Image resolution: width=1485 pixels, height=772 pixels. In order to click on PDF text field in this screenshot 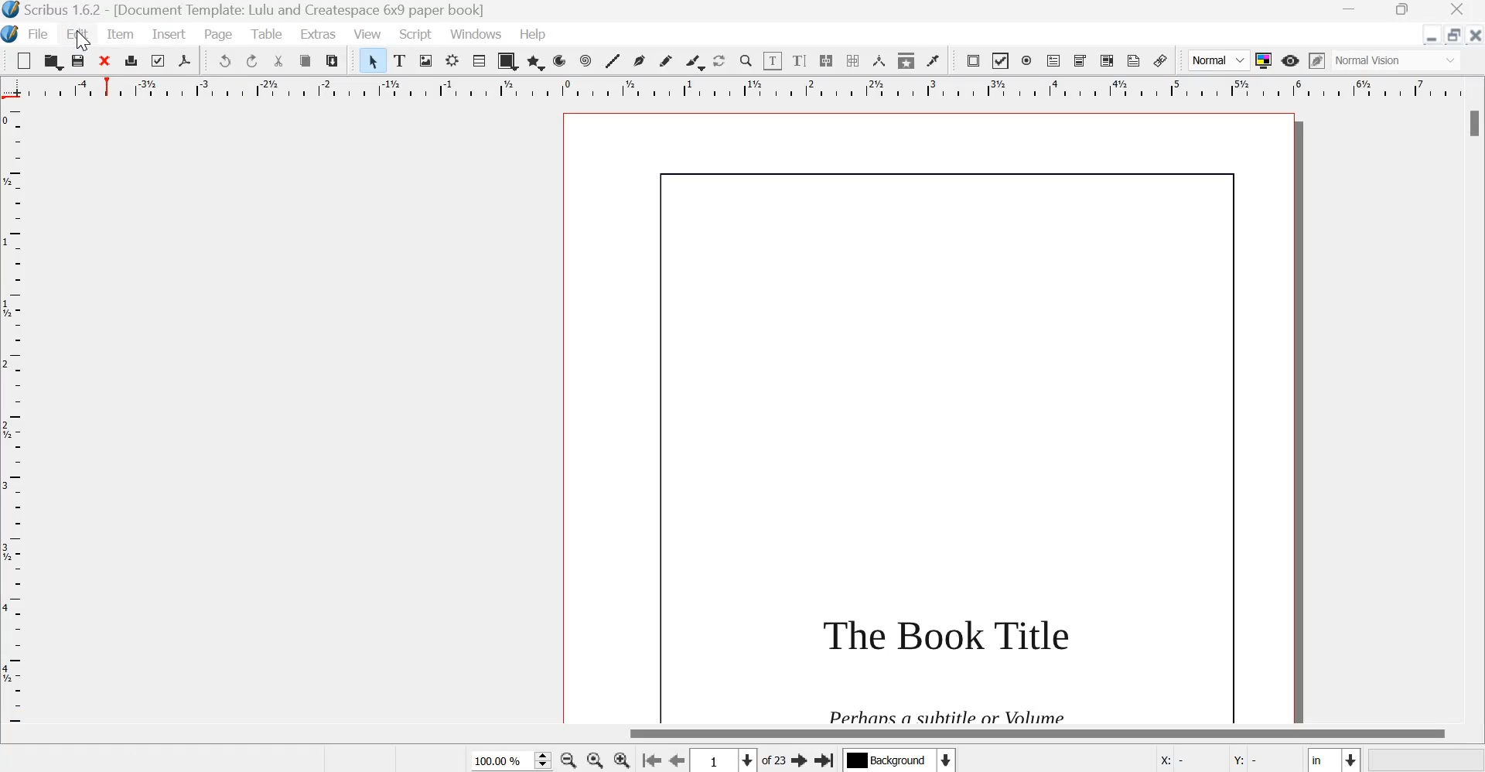, I will do `click(1053, 60)`.